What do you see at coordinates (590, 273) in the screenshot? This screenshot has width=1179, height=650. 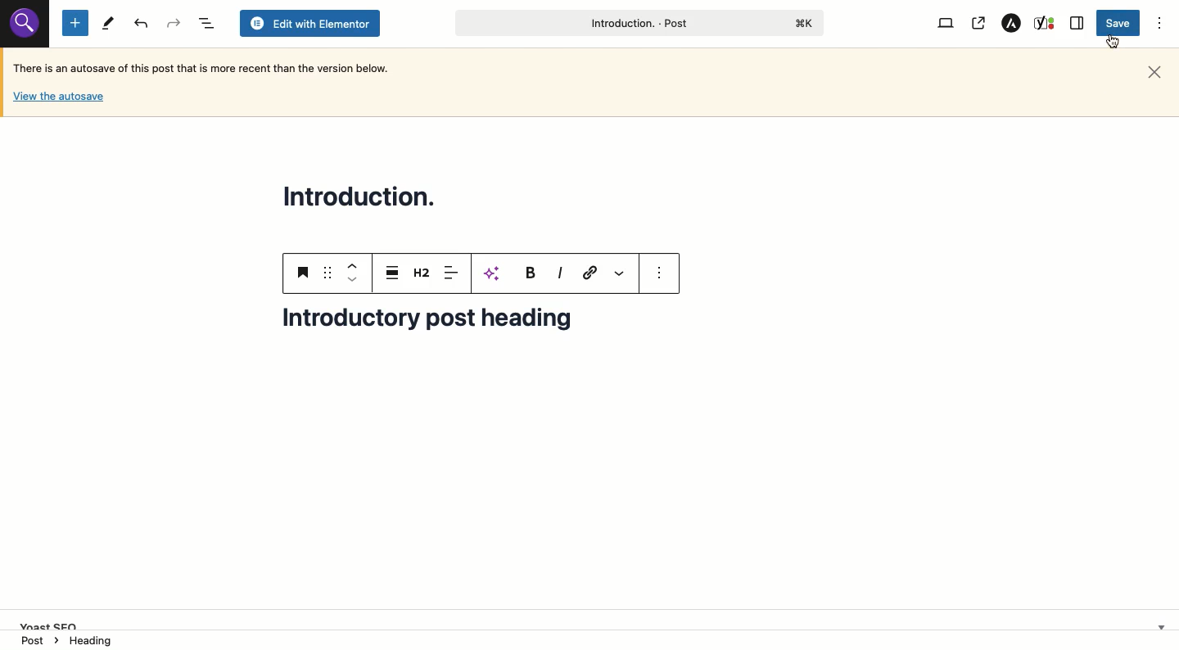 I see `Link` at bounding box center [590, 273].